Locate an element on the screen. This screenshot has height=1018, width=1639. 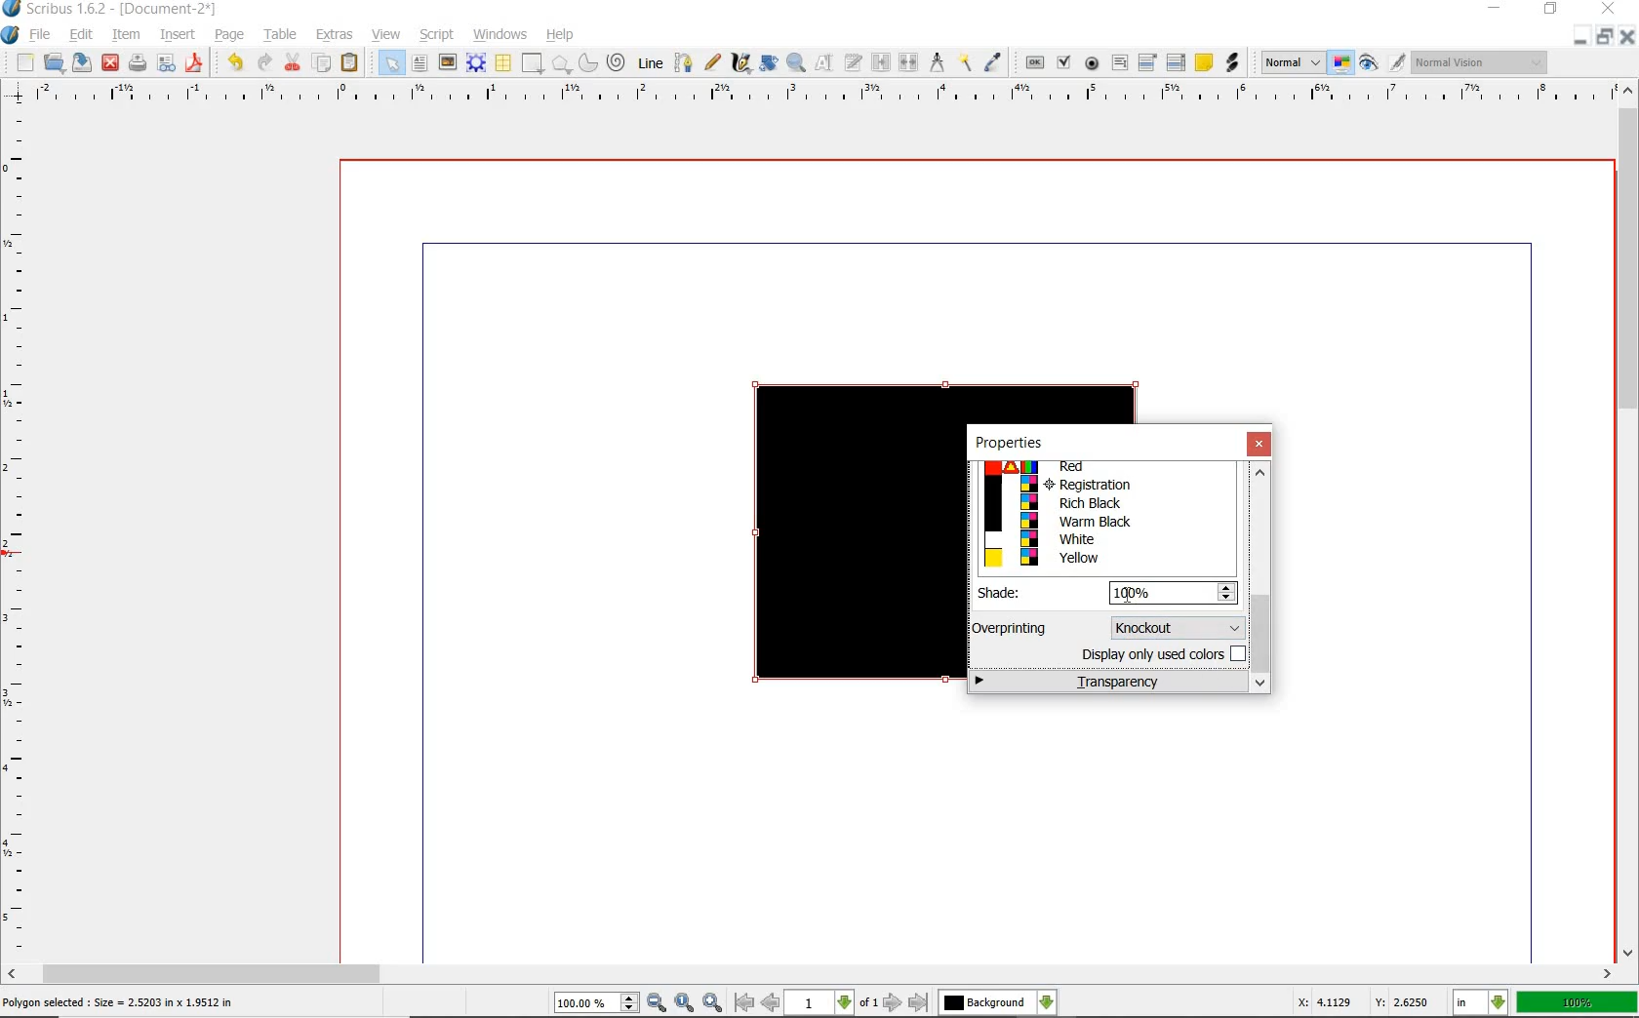
paste is located at coordinates (350, 64).